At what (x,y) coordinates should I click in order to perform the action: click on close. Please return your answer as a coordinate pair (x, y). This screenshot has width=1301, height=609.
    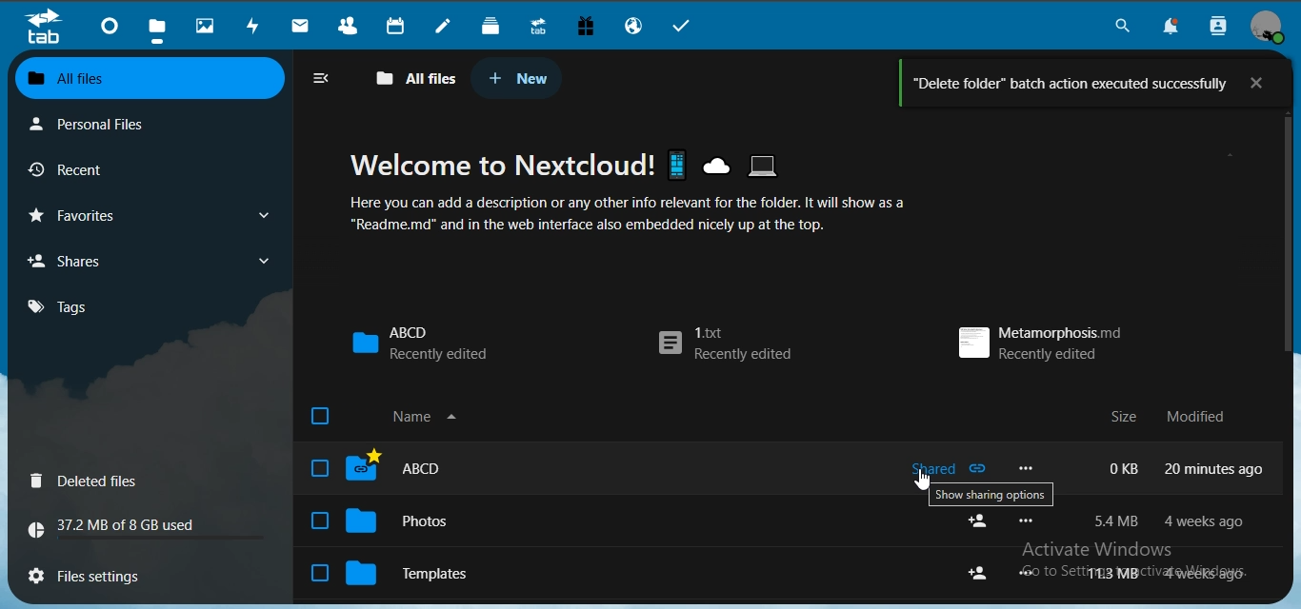
    Looking at the image, I should click on (1271, 82).